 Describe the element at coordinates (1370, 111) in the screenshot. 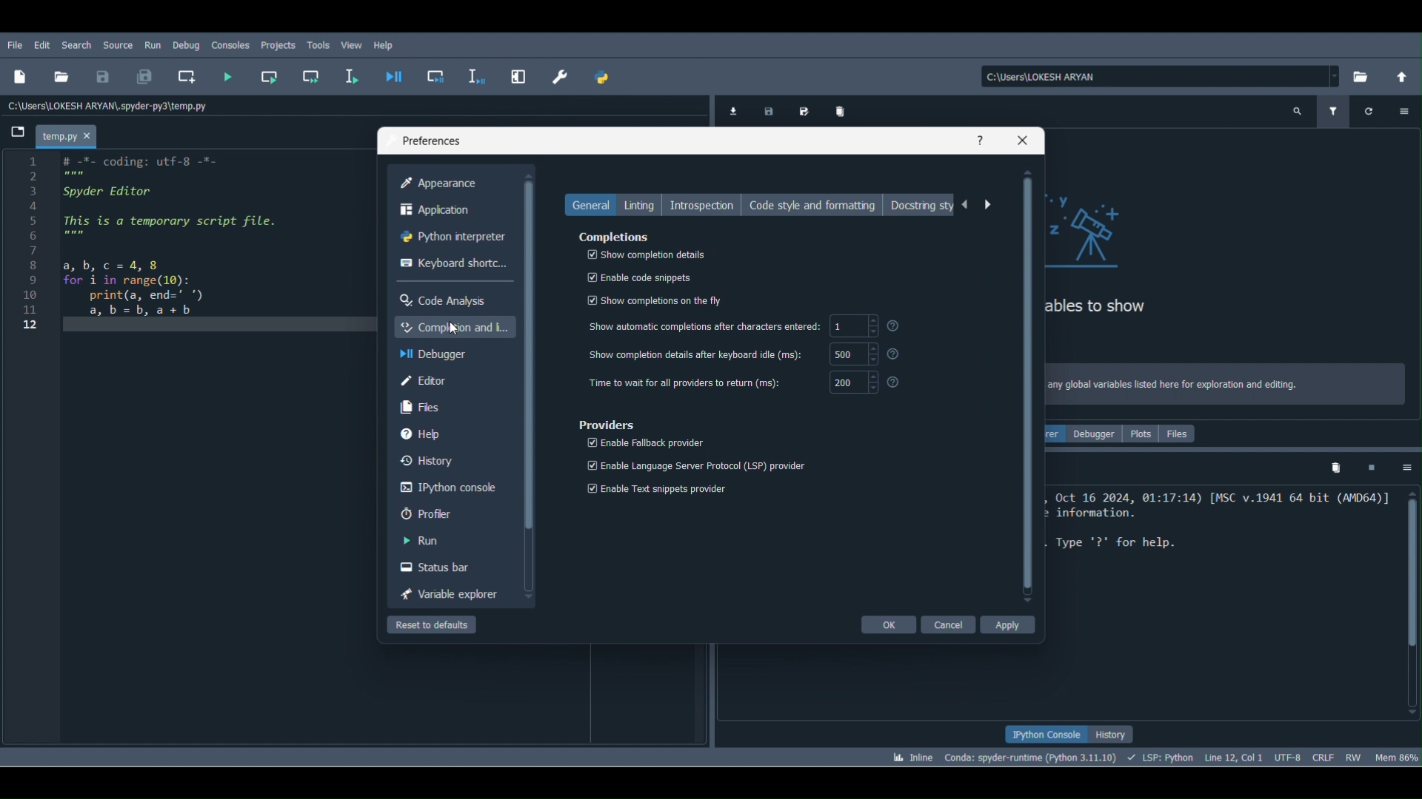

I see `Refresh variables` at that location.